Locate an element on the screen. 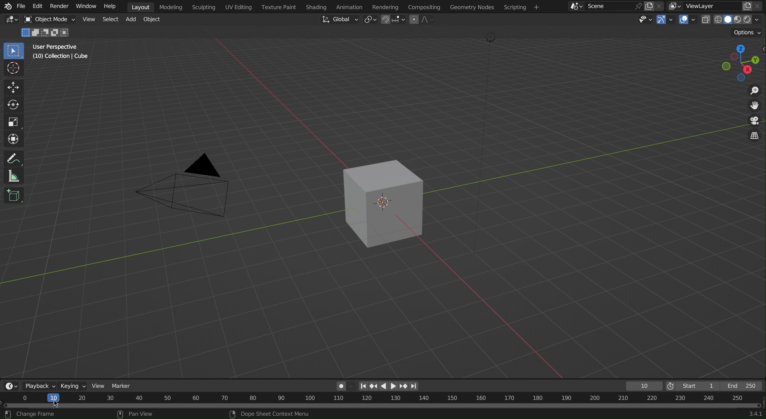 The image size is (766, 419). Compositing is located at coordinates (425, 7).